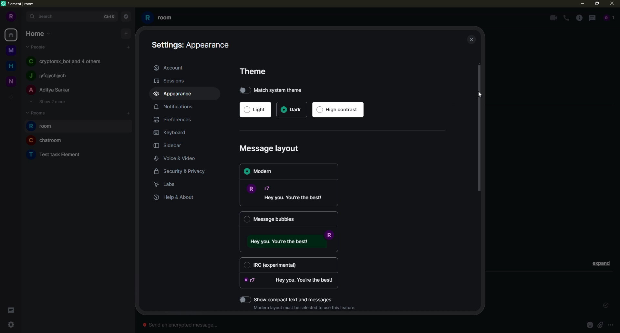  Describe the element at coordinates (254, 110) in the screenshot. I see `light` at that location.